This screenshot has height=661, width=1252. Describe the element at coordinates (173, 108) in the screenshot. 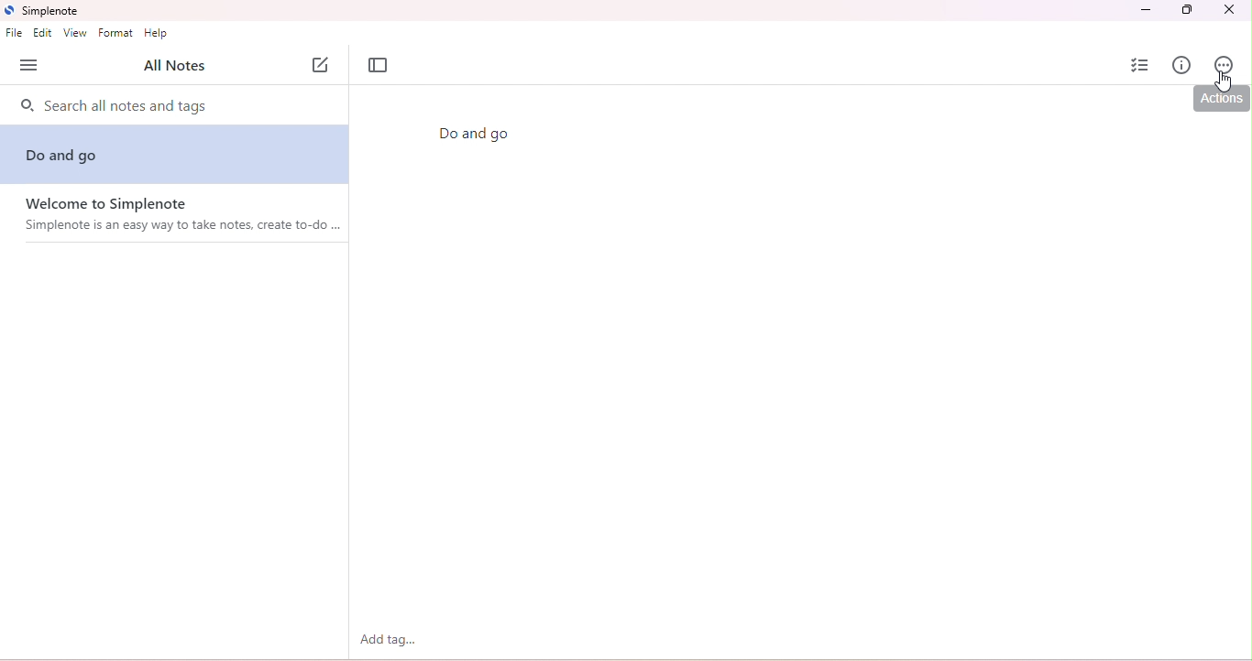

I see `search notes and tags` at that location.